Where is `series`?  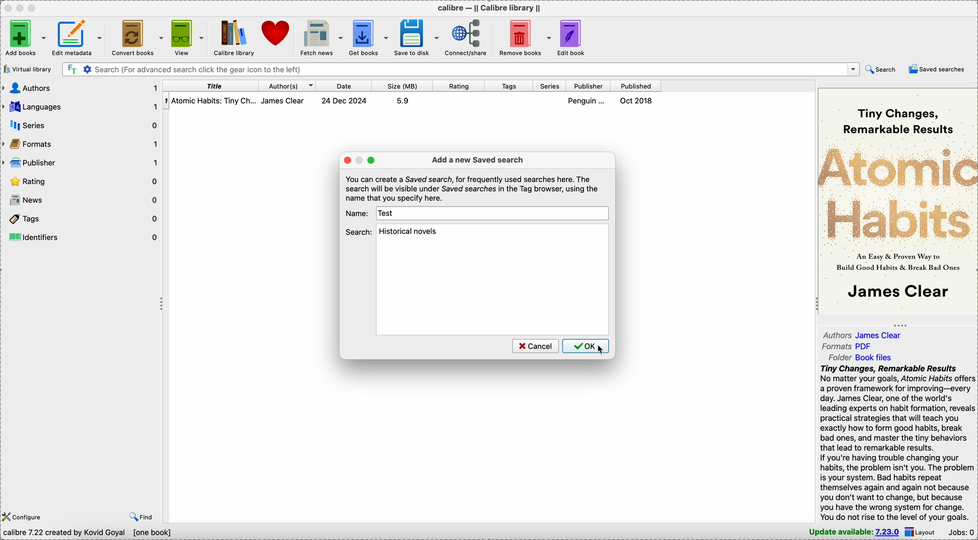 series is located at coordinates (550, 86).